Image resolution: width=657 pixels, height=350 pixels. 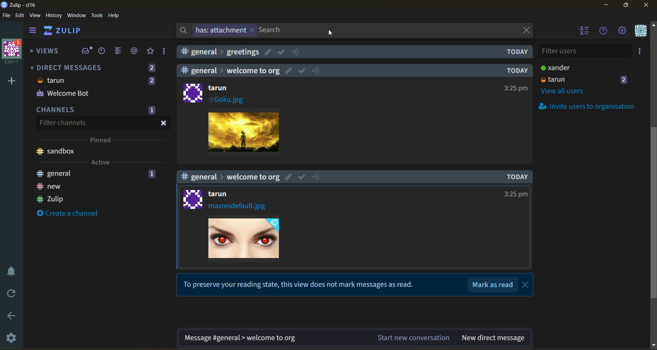 I want to click on settings, so click(x=13, y=337).